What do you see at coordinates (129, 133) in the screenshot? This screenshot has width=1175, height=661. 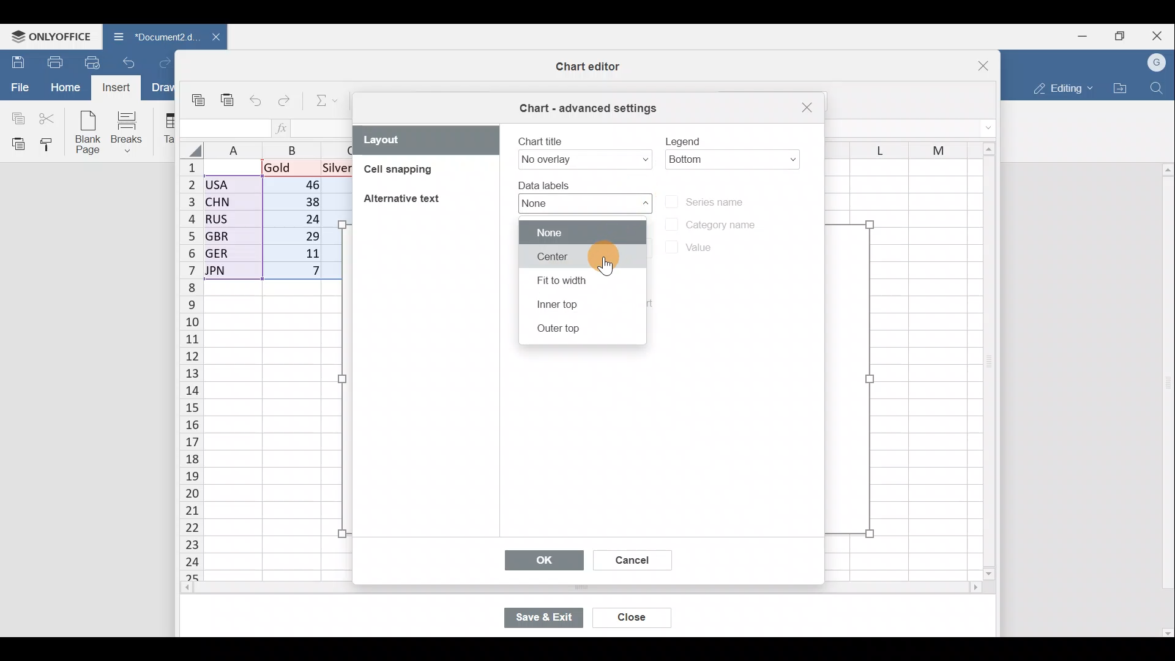 I see `Breaks` at bounding box center [129, 133].